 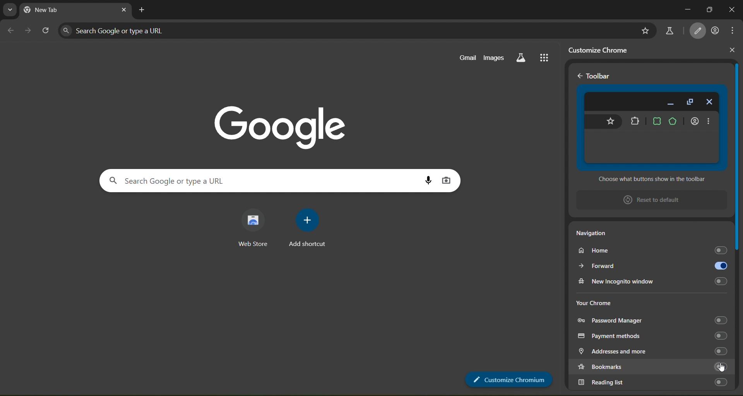 What do you see at coordinates (644, 30) in the screenshot?
I see `bookmark page` at bounding box center [644, 30].